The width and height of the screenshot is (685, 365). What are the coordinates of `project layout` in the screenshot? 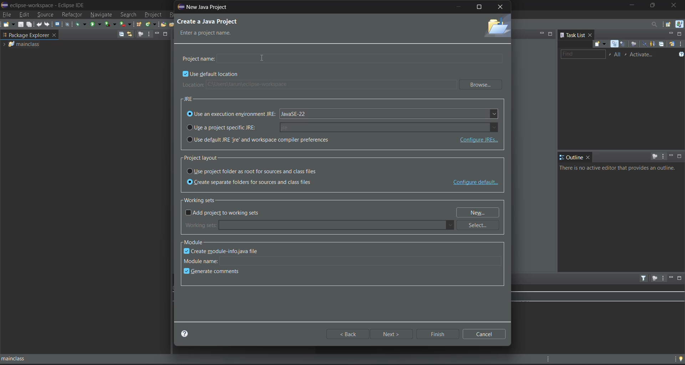 It's located at (207, 158).